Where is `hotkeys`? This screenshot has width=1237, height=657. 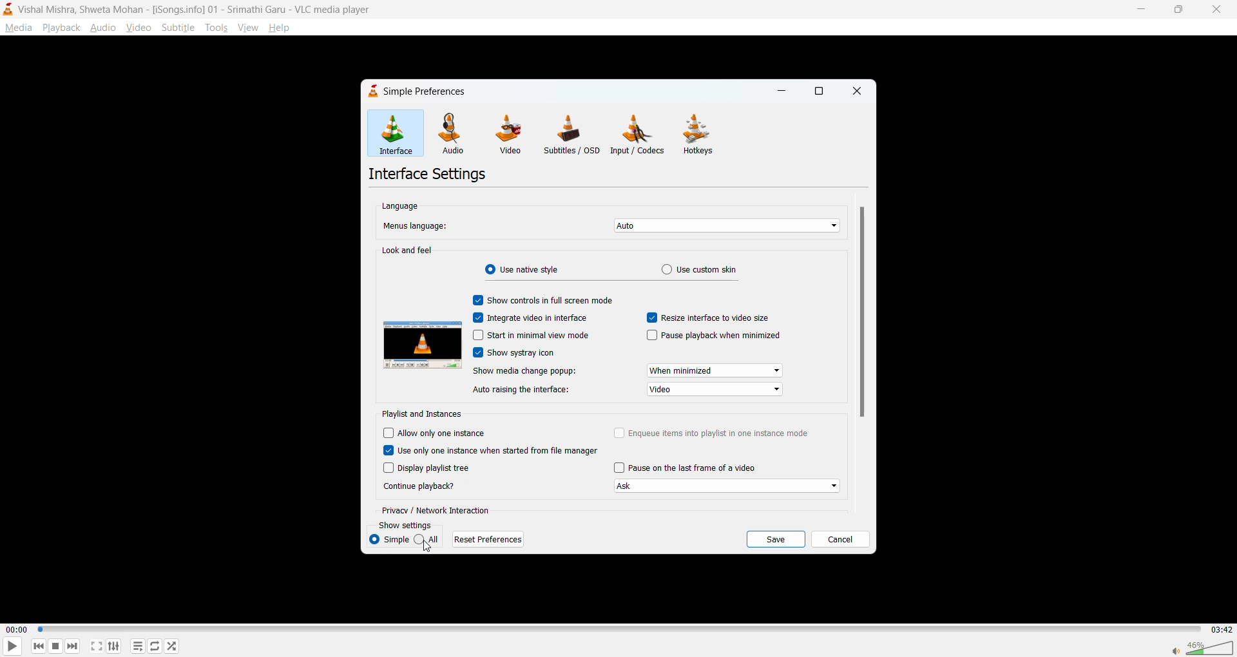 hotkeys is located at coordinates (698, 134).